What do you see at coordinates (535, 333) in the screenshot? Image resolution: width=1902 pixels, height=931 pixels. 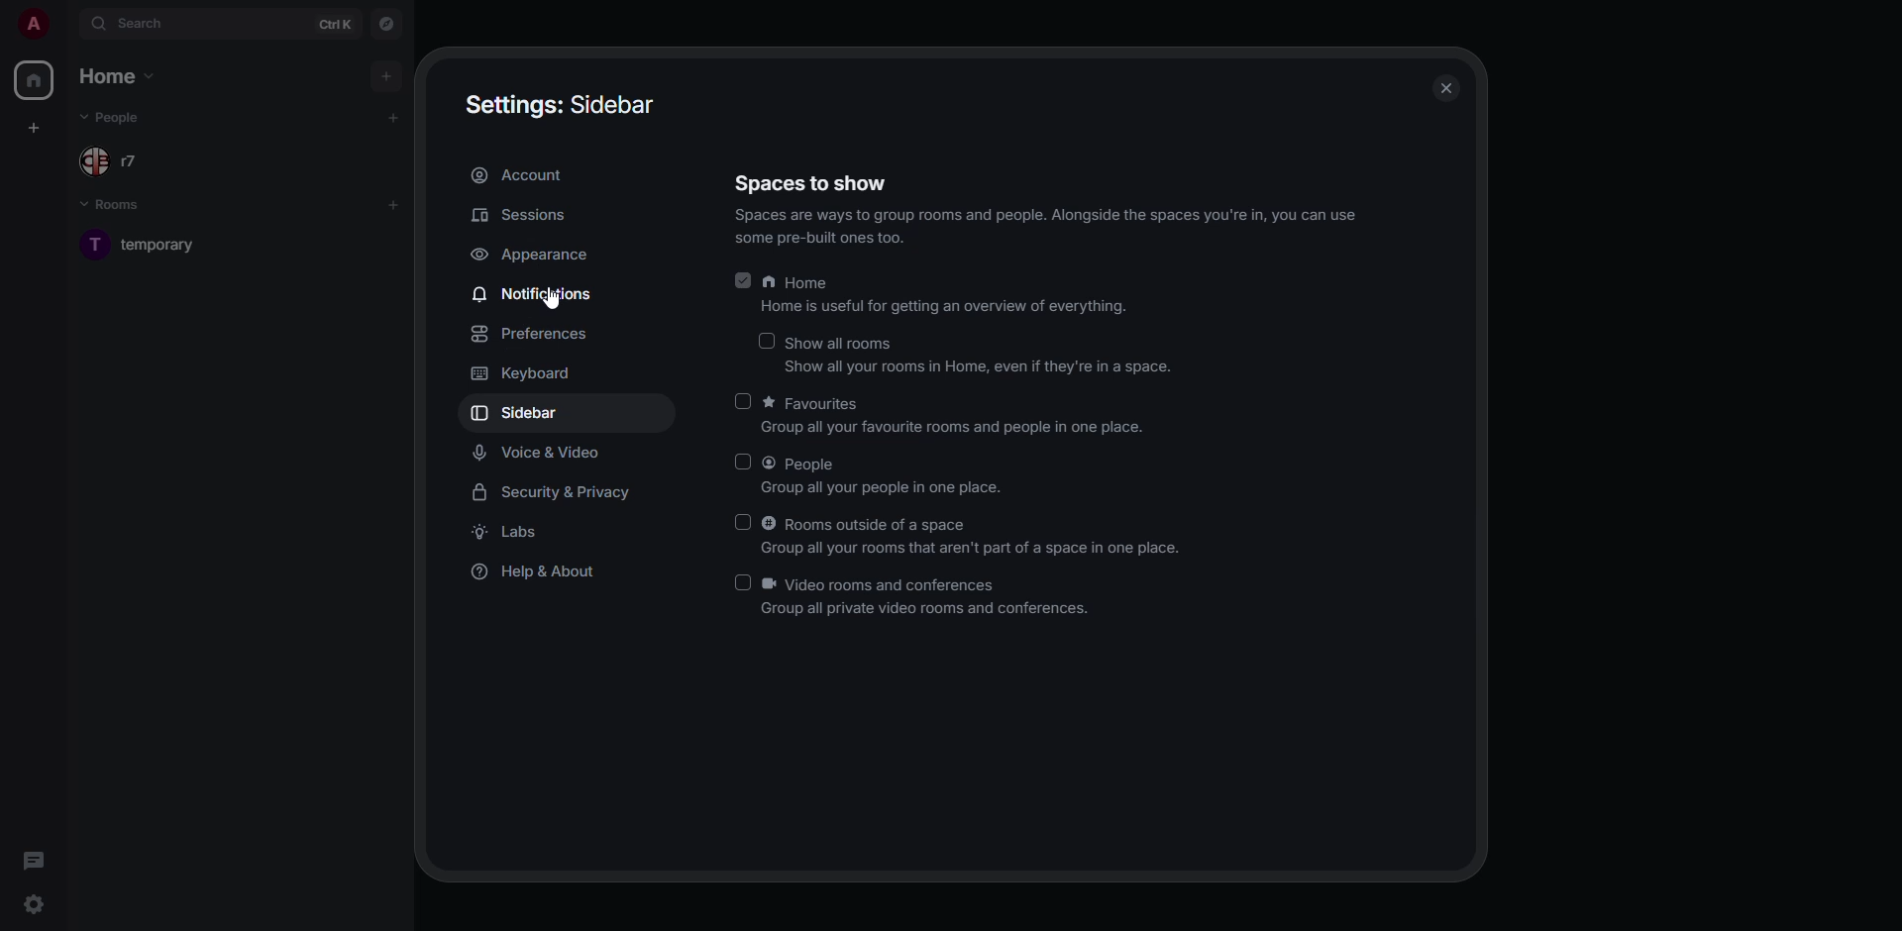 I see `preferences` at bounding box center [535, 333].